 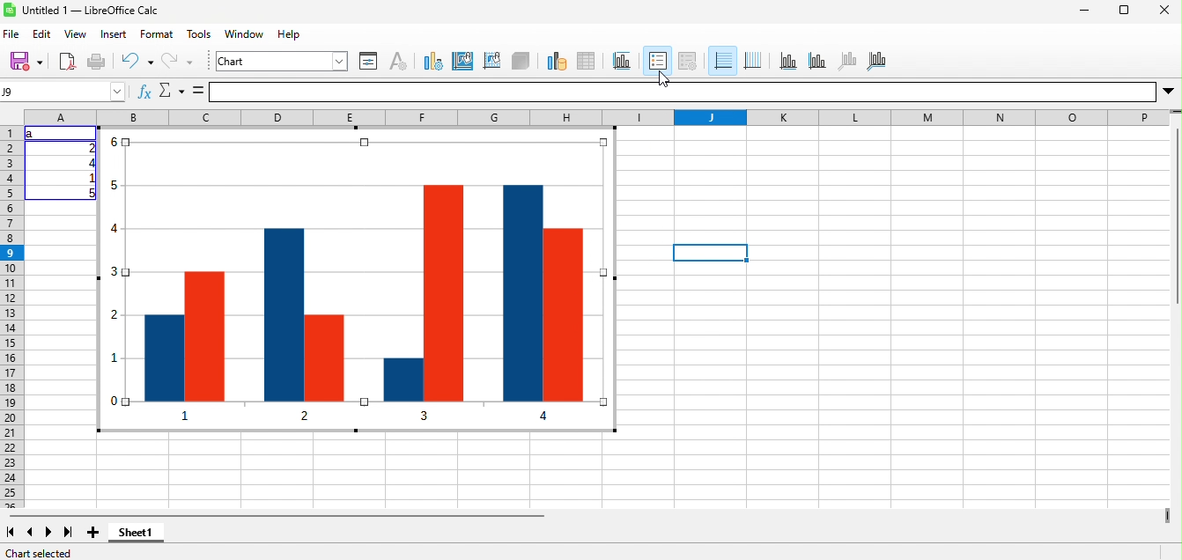 What do you see at coordinates (30, 533) in the screenshot?
I see `previous sheet` at bounding box center [30, 533].